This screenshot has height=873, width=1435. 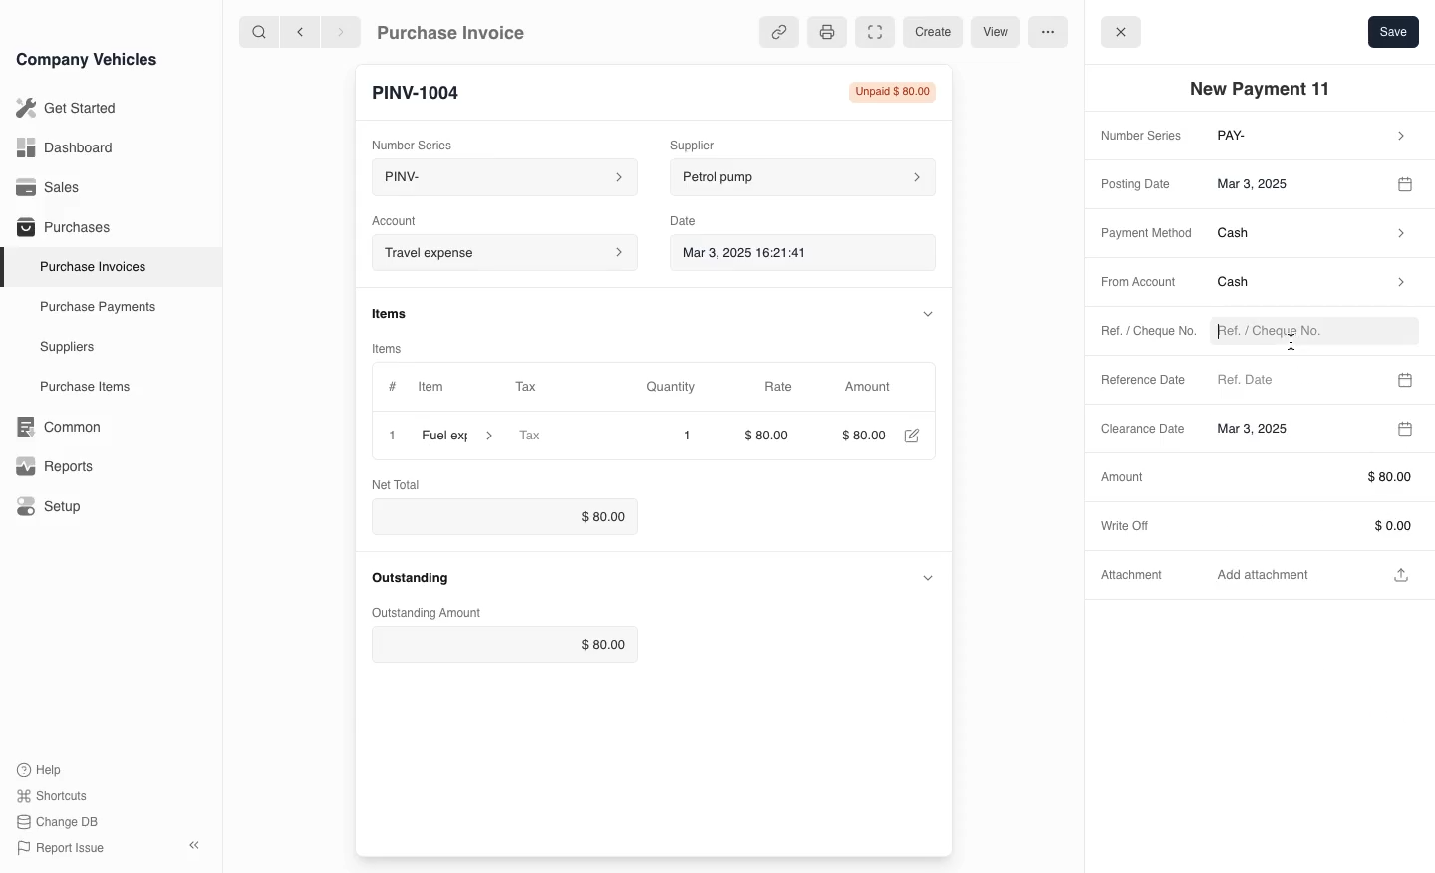 I want to click on Setup, so click(x=53, y=507).